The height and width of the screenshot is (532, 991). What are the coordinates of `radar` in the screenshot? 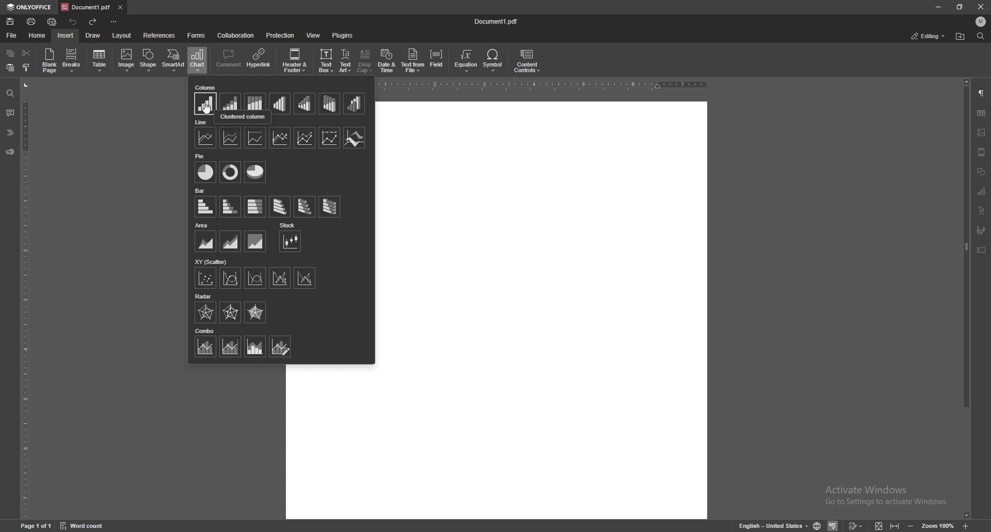 It's located at (205, 312).